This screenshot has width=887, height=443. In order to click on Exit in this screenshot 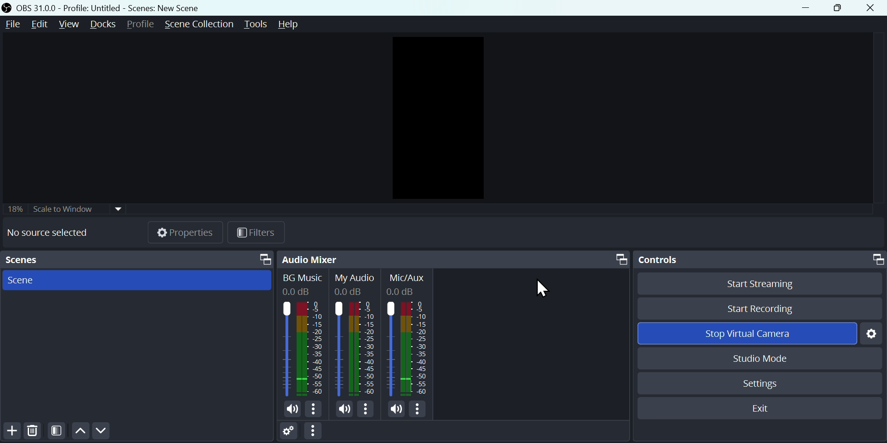, I will do `click(759, 410)`.